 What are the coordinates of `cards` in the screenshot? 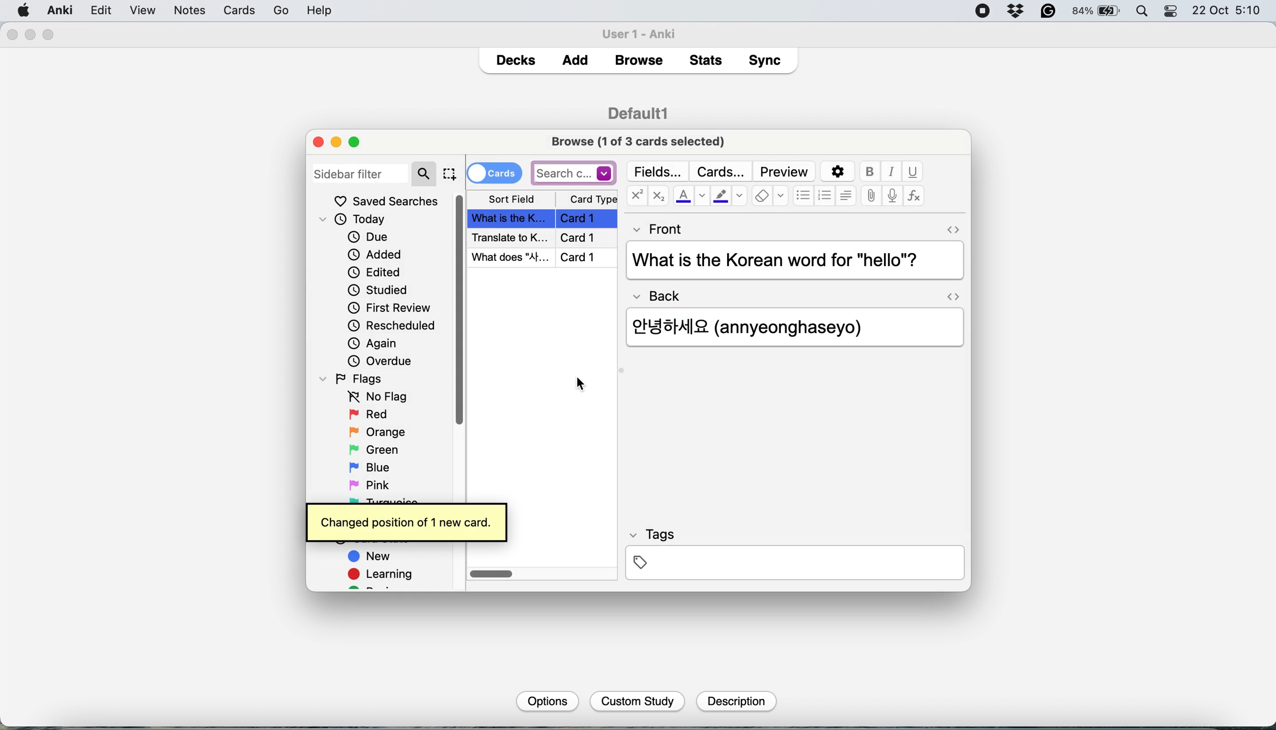 It's located at (494, 172).